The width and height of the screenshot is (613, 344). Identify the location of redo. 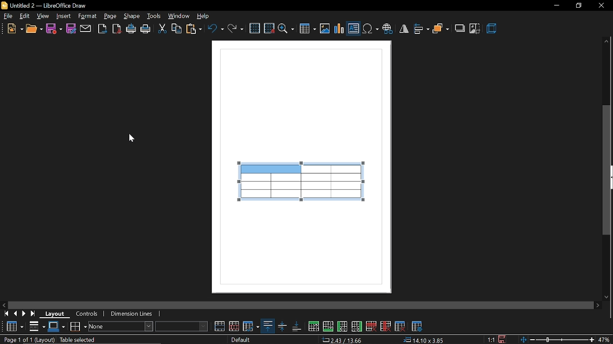
(236, 30).